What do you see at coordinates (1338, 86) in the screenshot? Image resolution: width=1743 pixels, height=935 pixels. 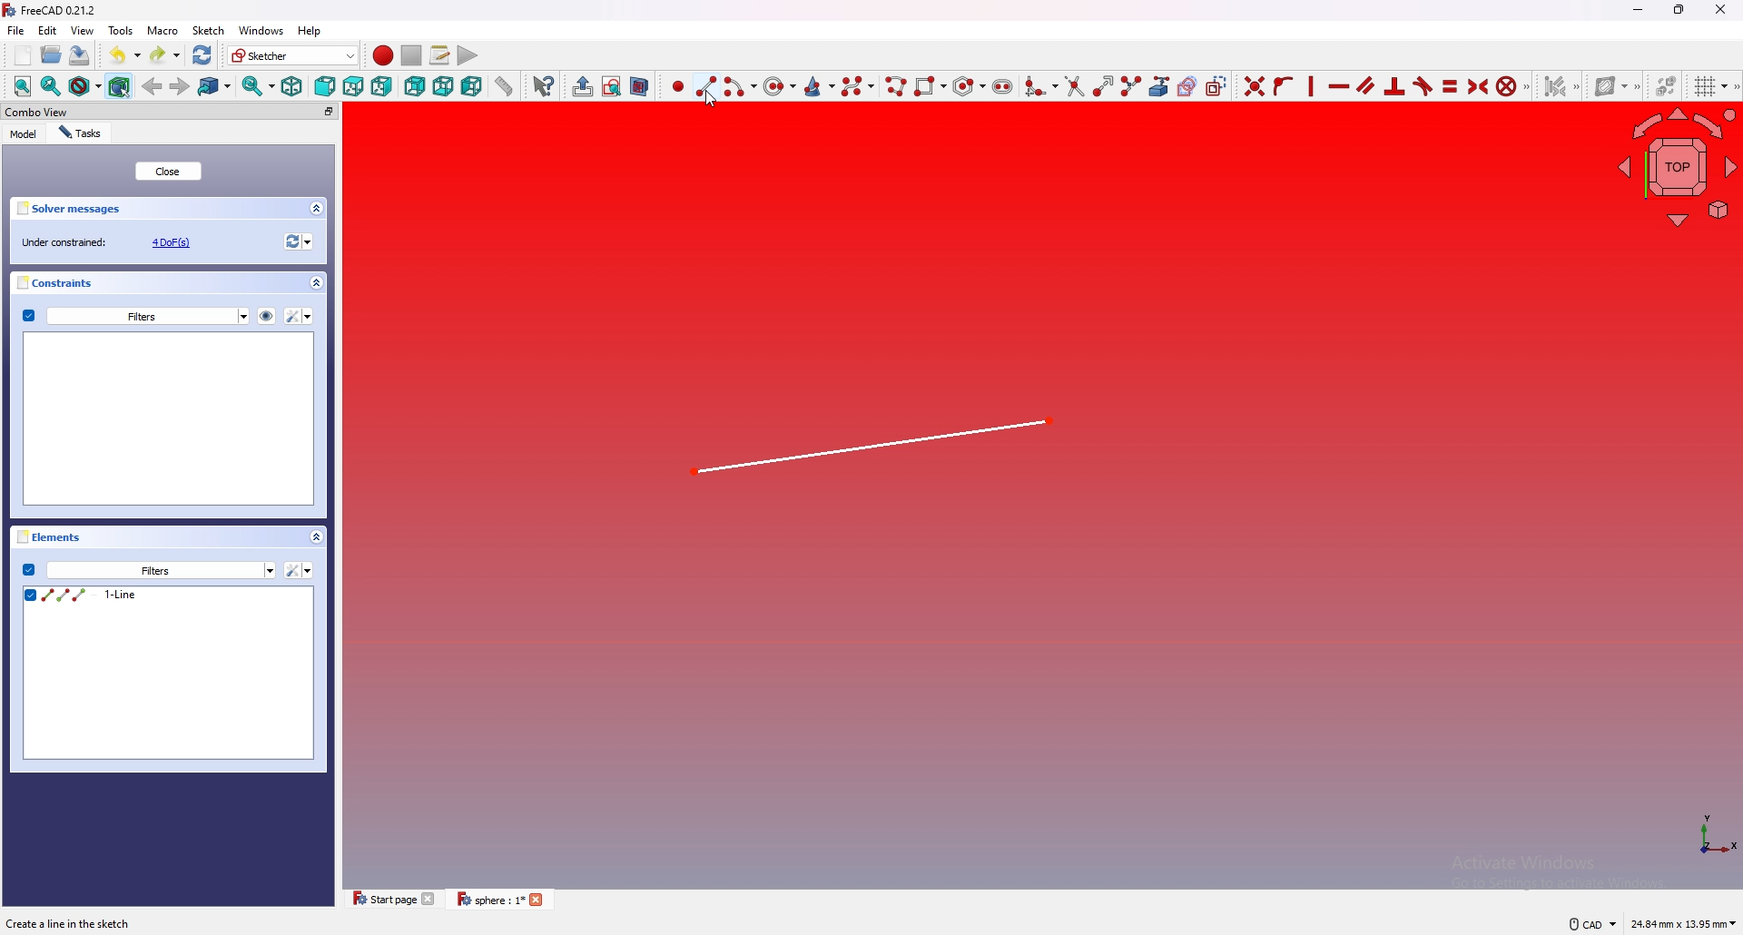 I see `Constrain horizontally` at bounding box center [1338, 86].